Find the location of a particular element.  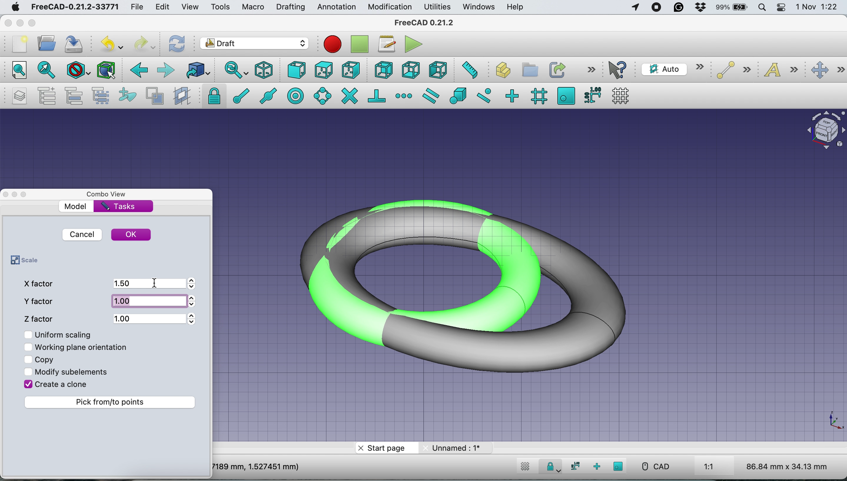

y factor is located at coordinates (41, 301).